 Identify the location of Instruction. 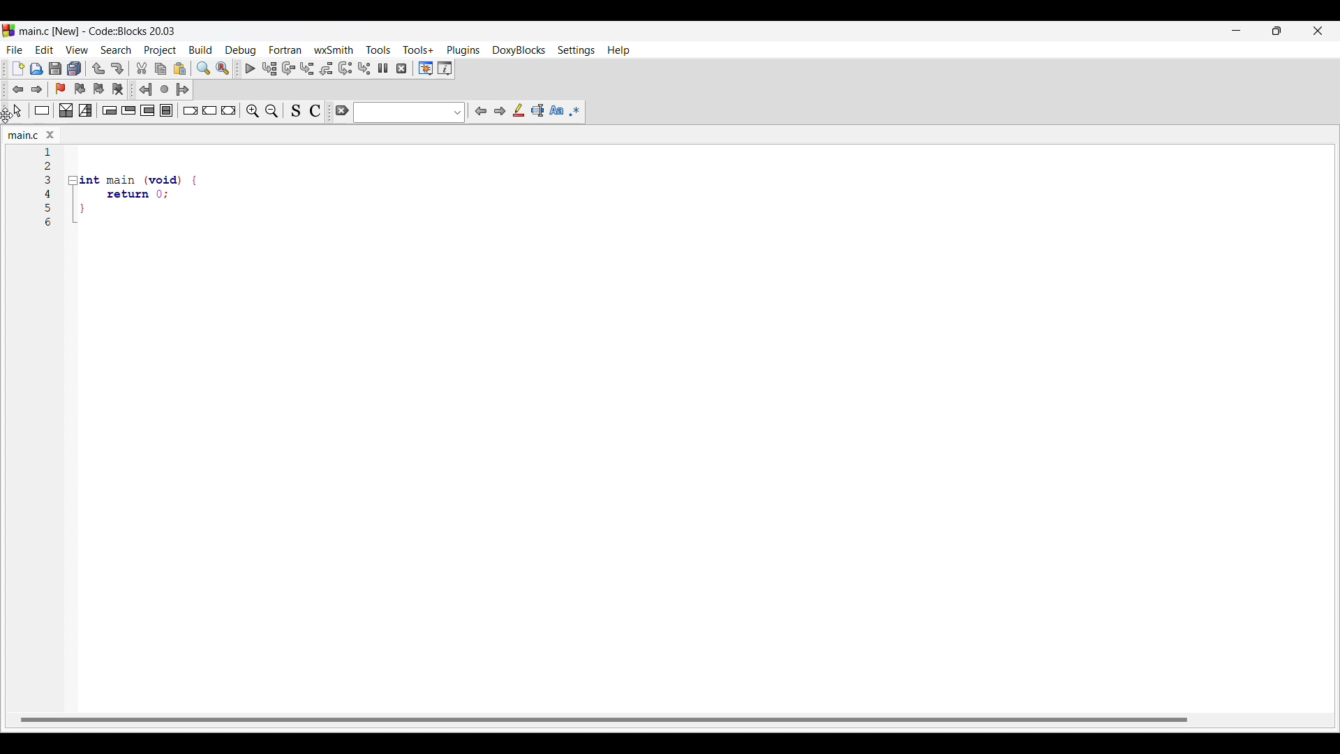
(42, 110).